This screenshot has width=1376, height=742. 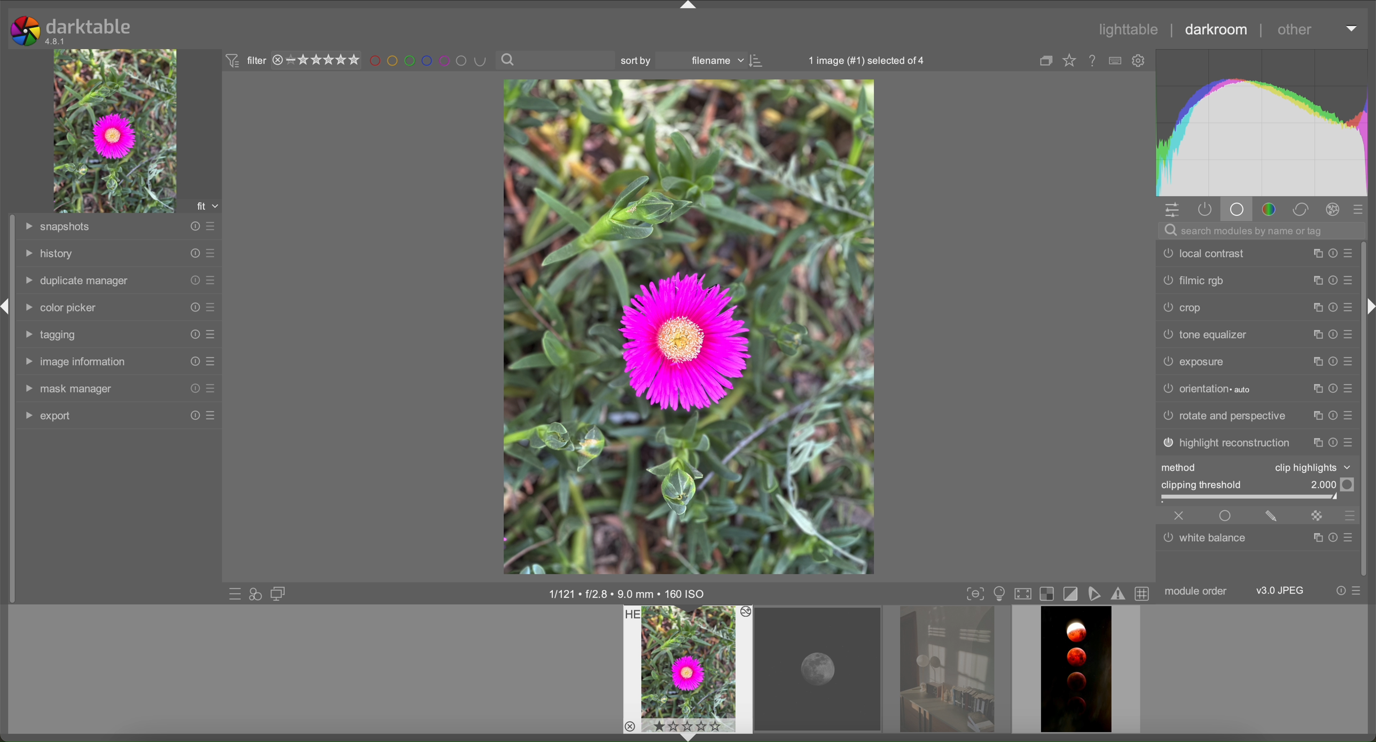 What do you see at coordinates (1267, 209) in the screenshot?
I see `color` at bounding box center [1267, 209].